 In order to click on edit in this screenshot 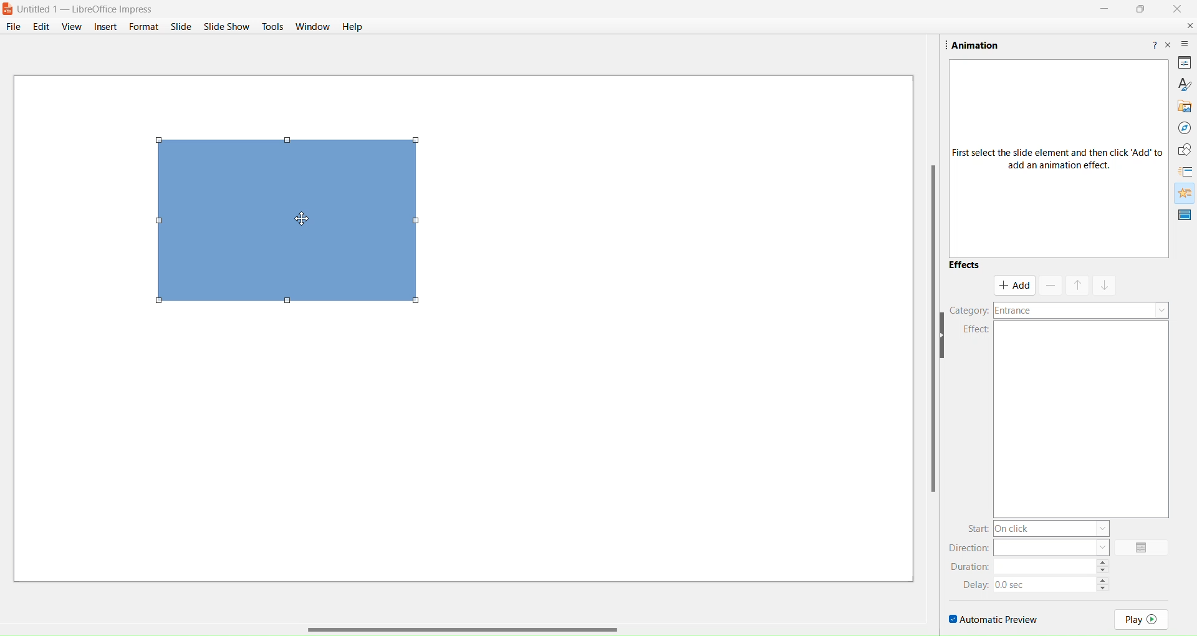, I will do `click(42, 26)`.